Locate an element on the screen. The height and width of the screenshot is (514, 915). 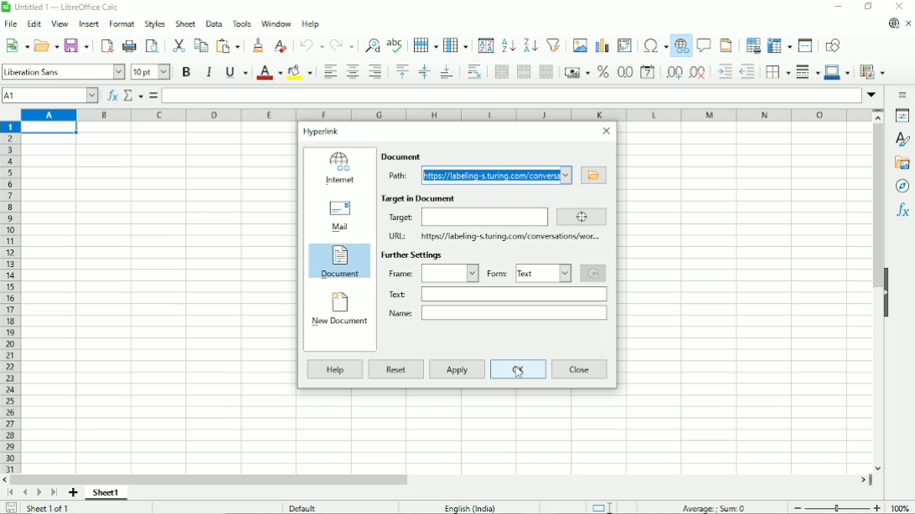
Average, sum 0 is located at coordinates (716, 508).